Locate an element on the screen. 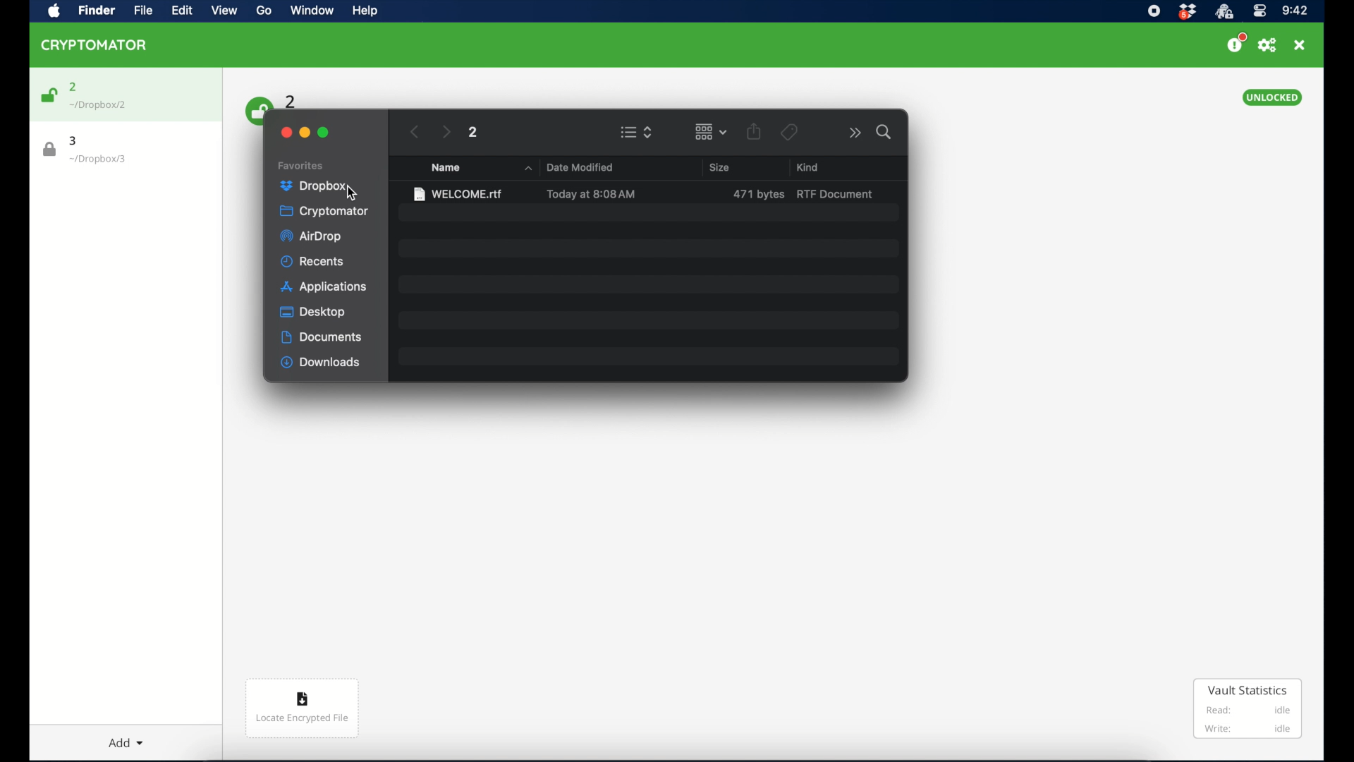  2 is located at coordinates (73, 87).